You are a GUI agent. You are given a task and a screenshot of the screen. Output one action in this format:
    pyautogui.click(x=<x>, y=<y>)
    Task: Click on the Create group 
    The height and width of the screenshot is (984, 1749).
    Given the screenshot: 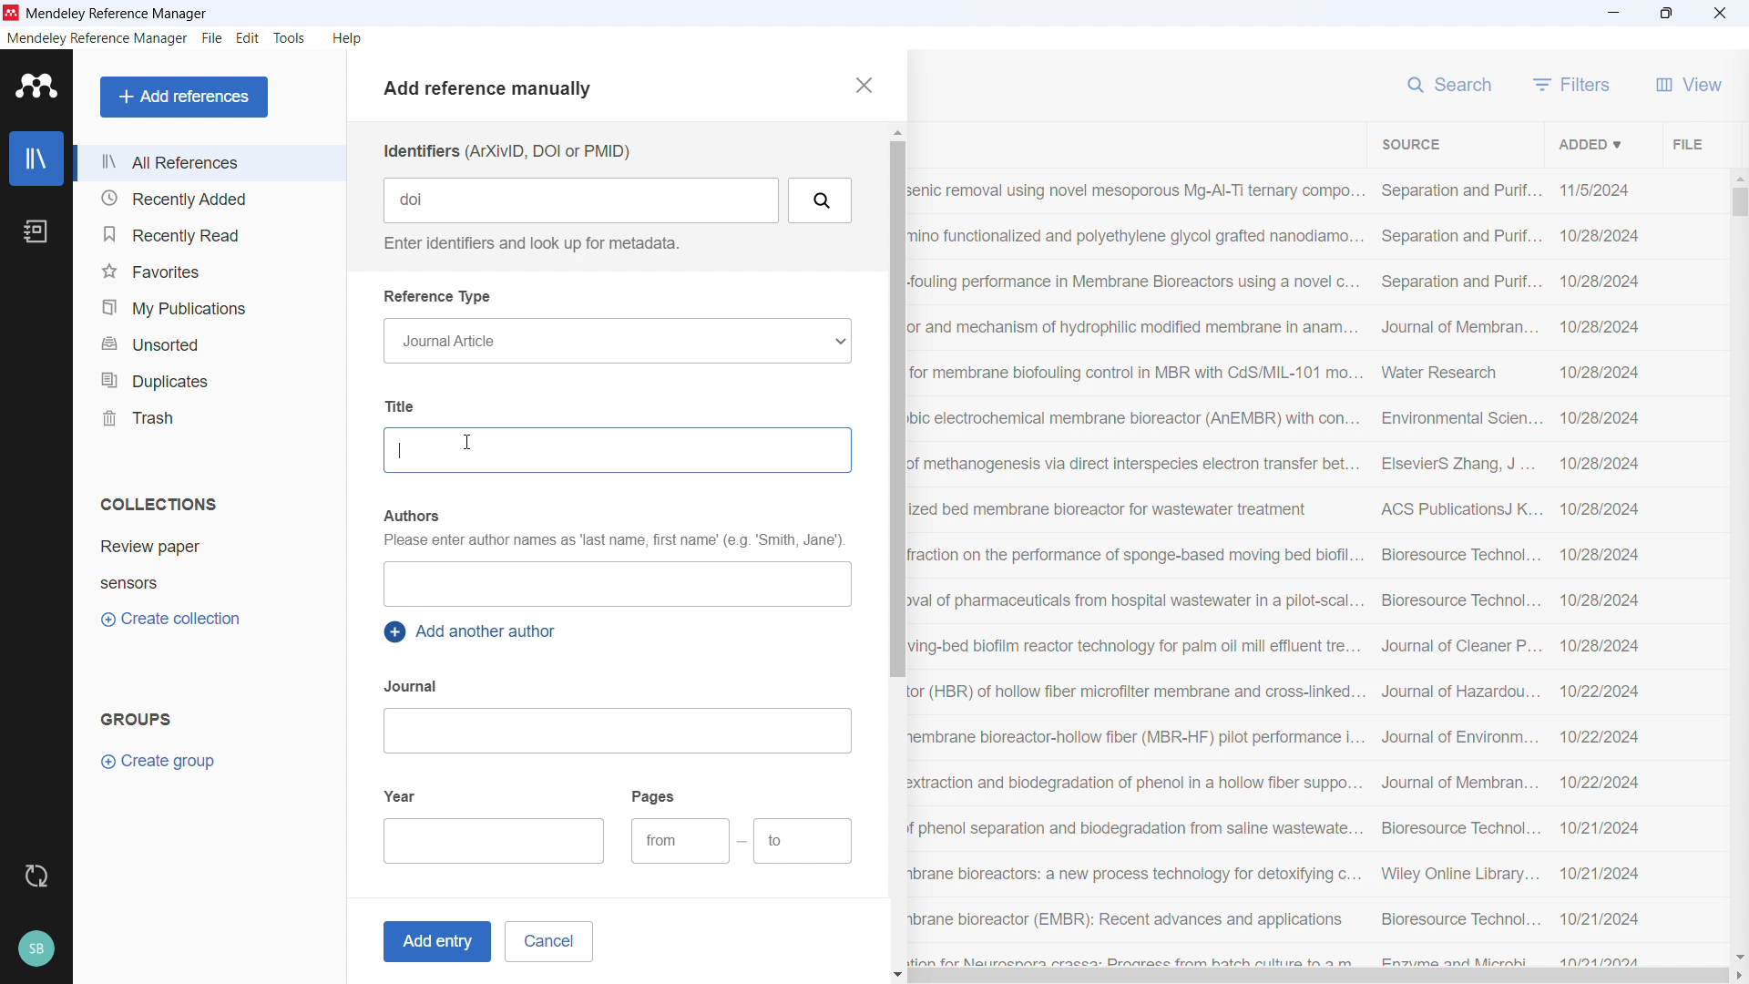 What is the action you would take?
    pyautogui.click(x=160, y=762)
    